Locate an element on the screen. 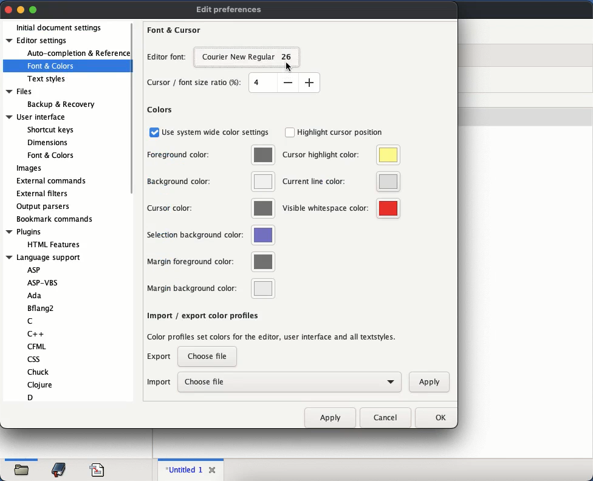 Image resolution: width=593 pixels, height=481 pixels. color is located at coordinates (263, 234).